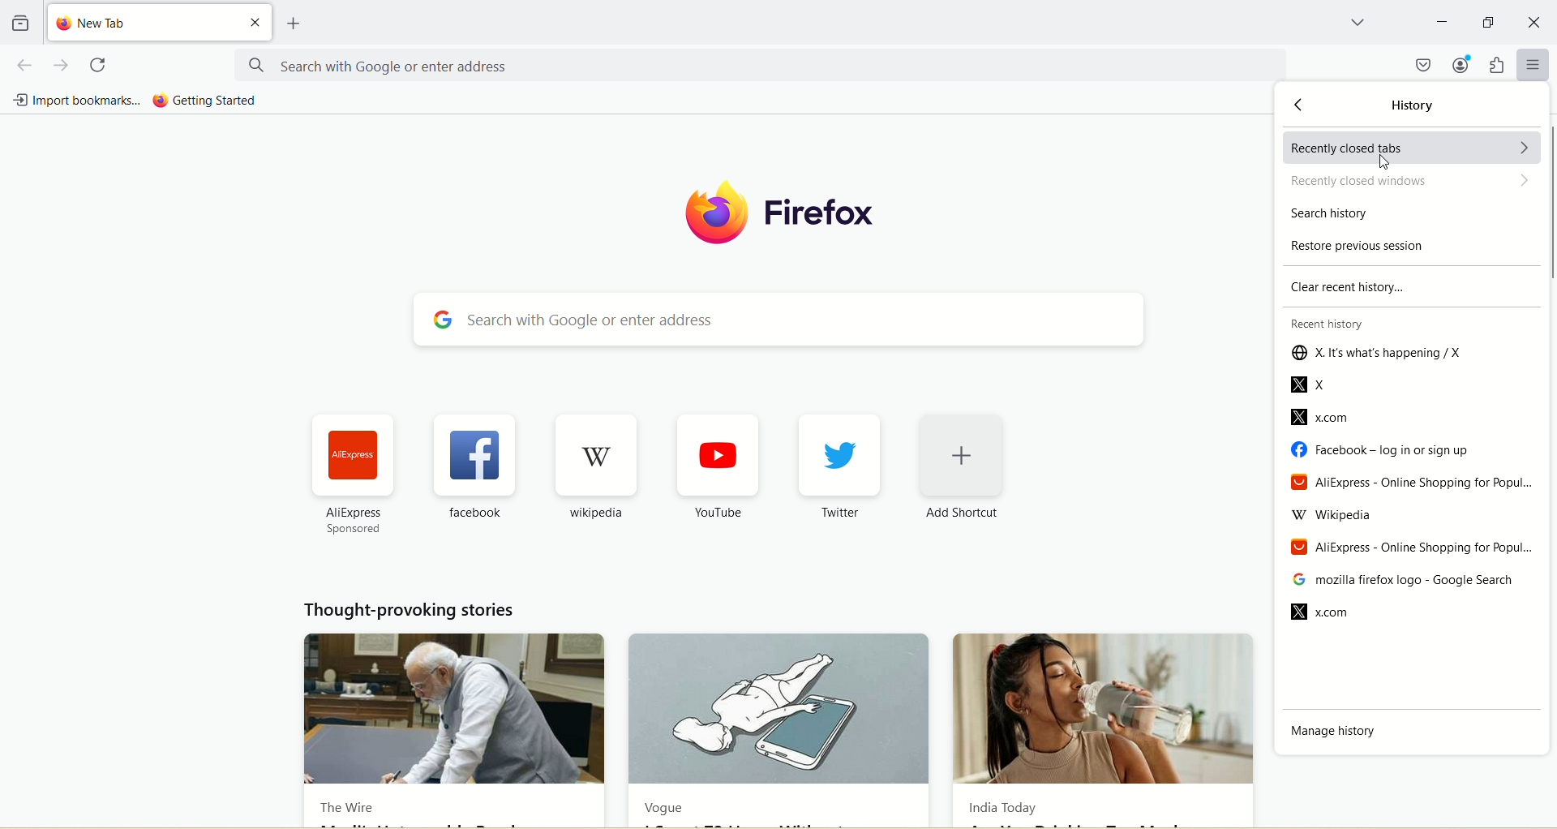  What do you see at coordinates (1463, 66) in the screenshot?
I see `account` at bounding box center [1463, 66].